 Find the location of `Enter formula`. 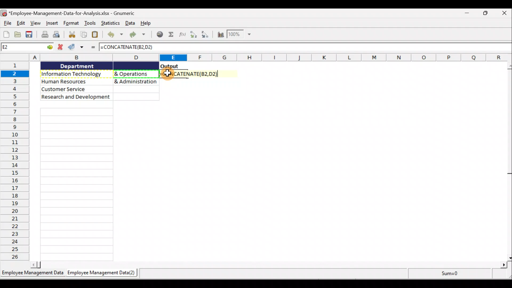

Enter formula is located at coordinates (94, 47).